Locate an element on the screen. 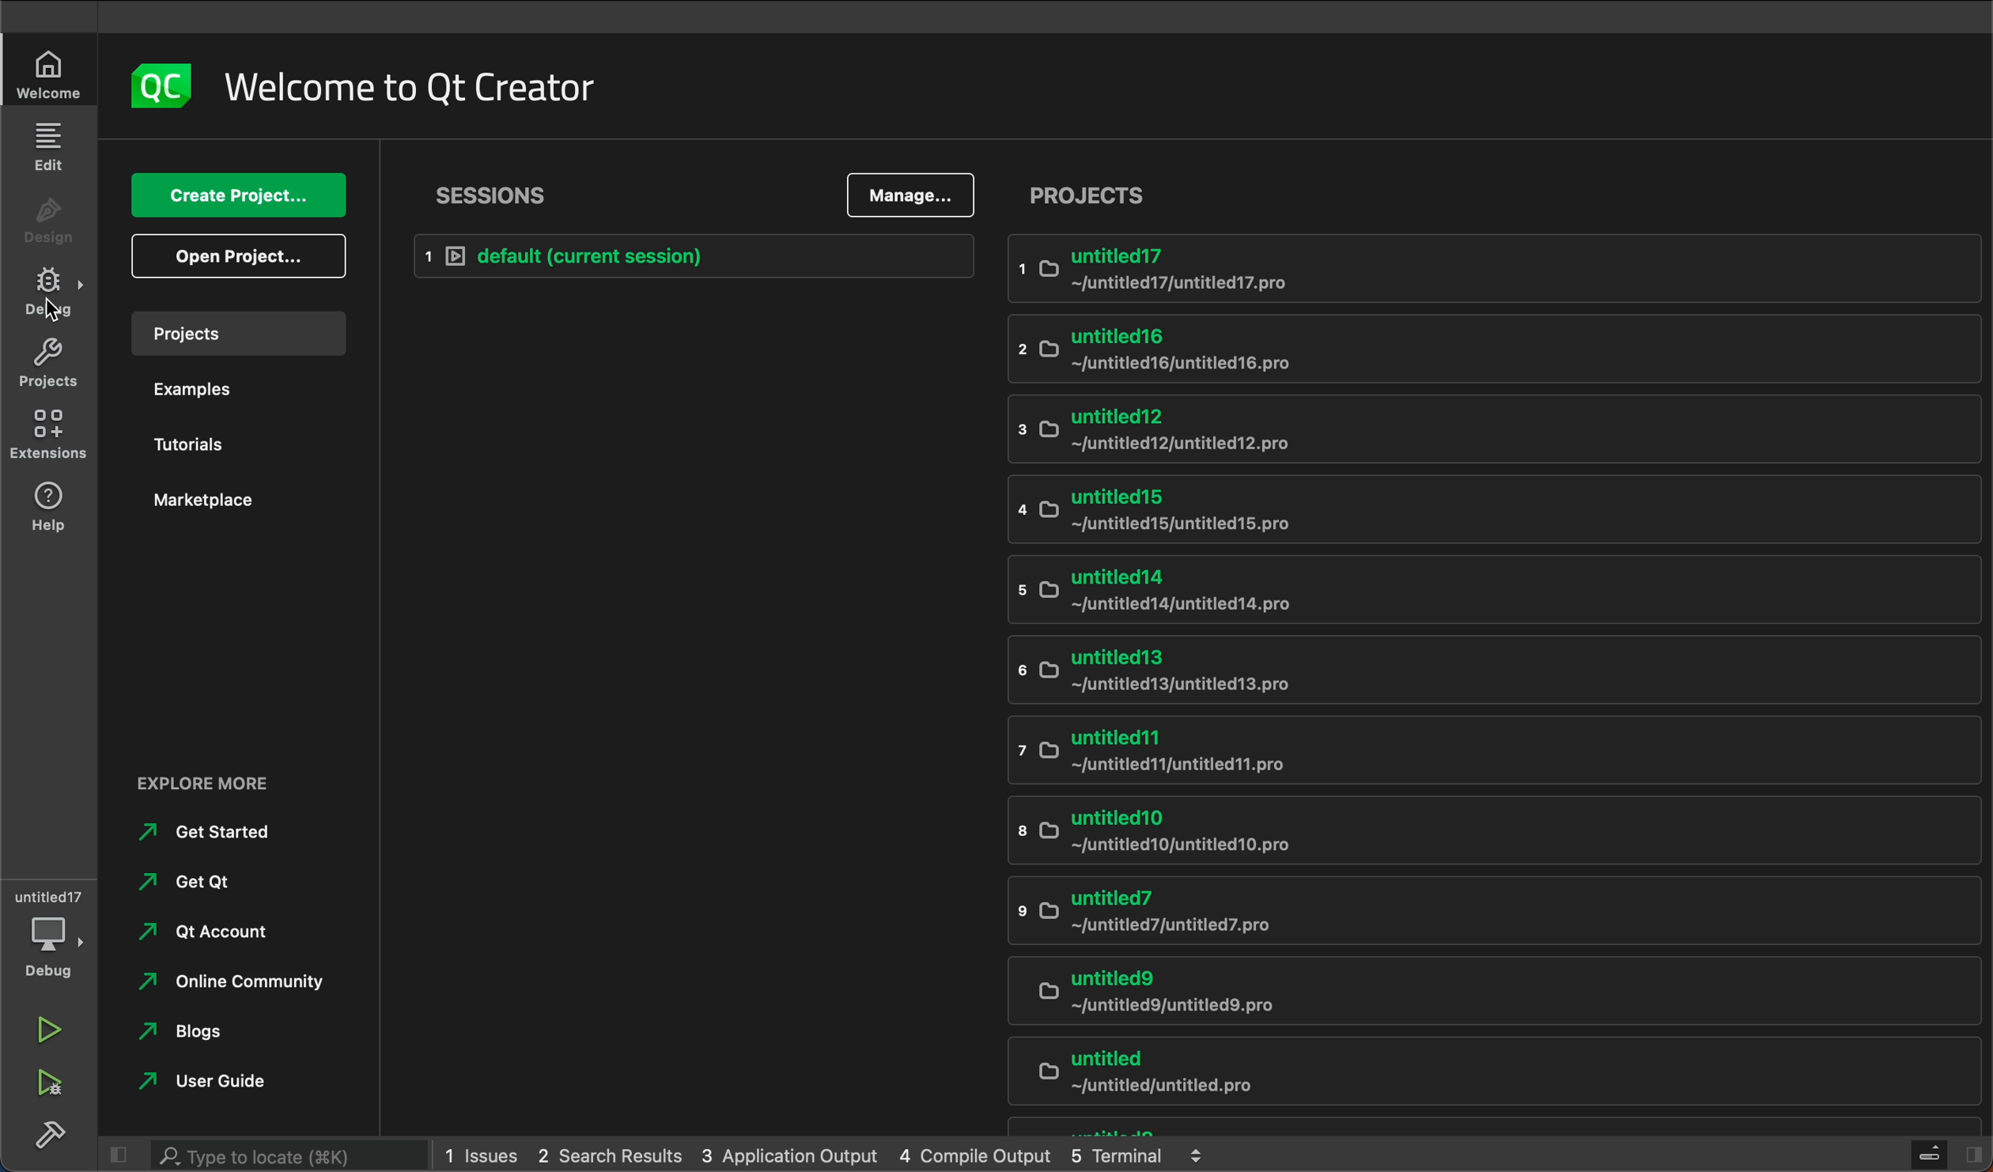 This screenshot has height=1172, width=1993. projects is located at coordinates (244, 333).